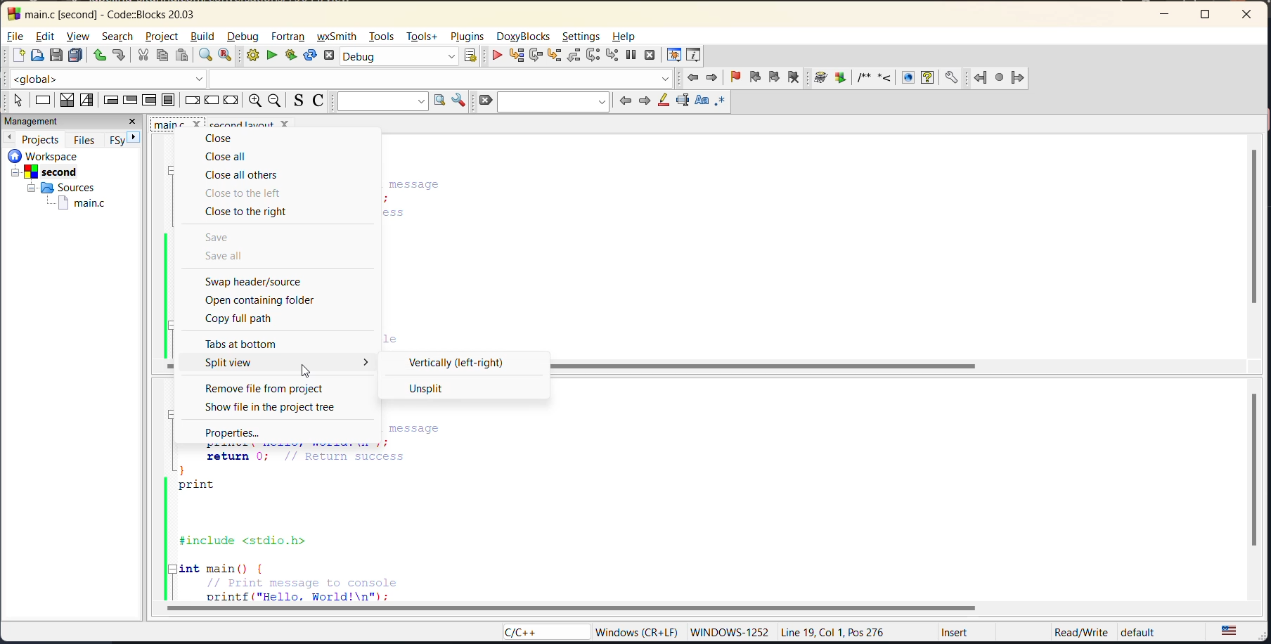 The image size is (1271, 644). Describe the element at coordinates (244, 176) in the screenshot. I see `close all others` at that location.